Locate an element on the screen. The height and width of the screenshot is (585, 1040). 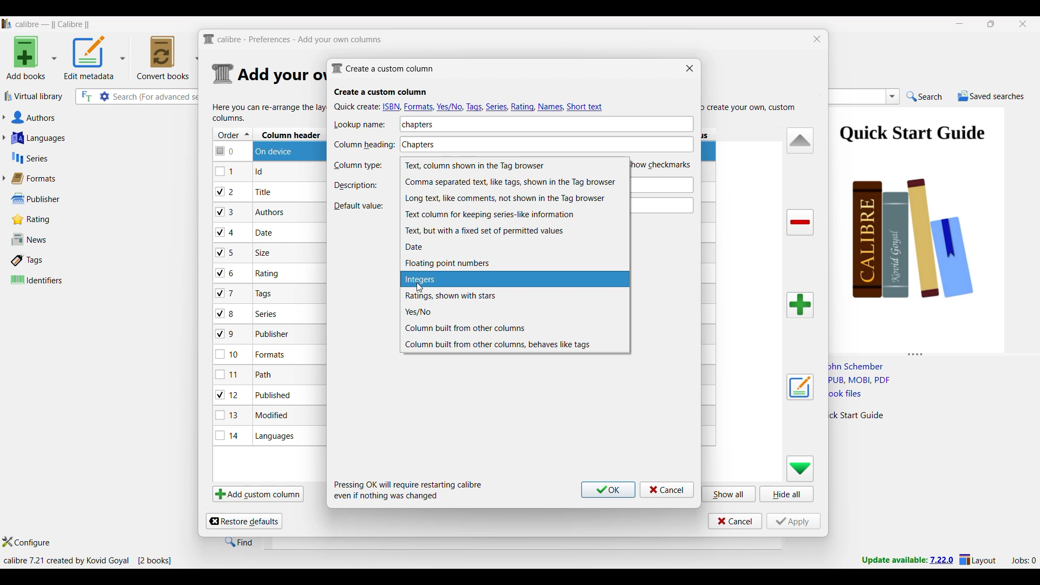
Edit settings of a user defined column is located at coordinates (800, 387).